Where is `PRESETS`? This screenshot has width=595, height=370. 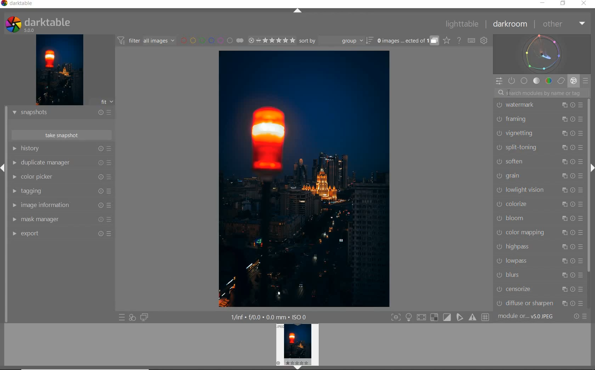
PRESETS is located at coordinates (586, 82).